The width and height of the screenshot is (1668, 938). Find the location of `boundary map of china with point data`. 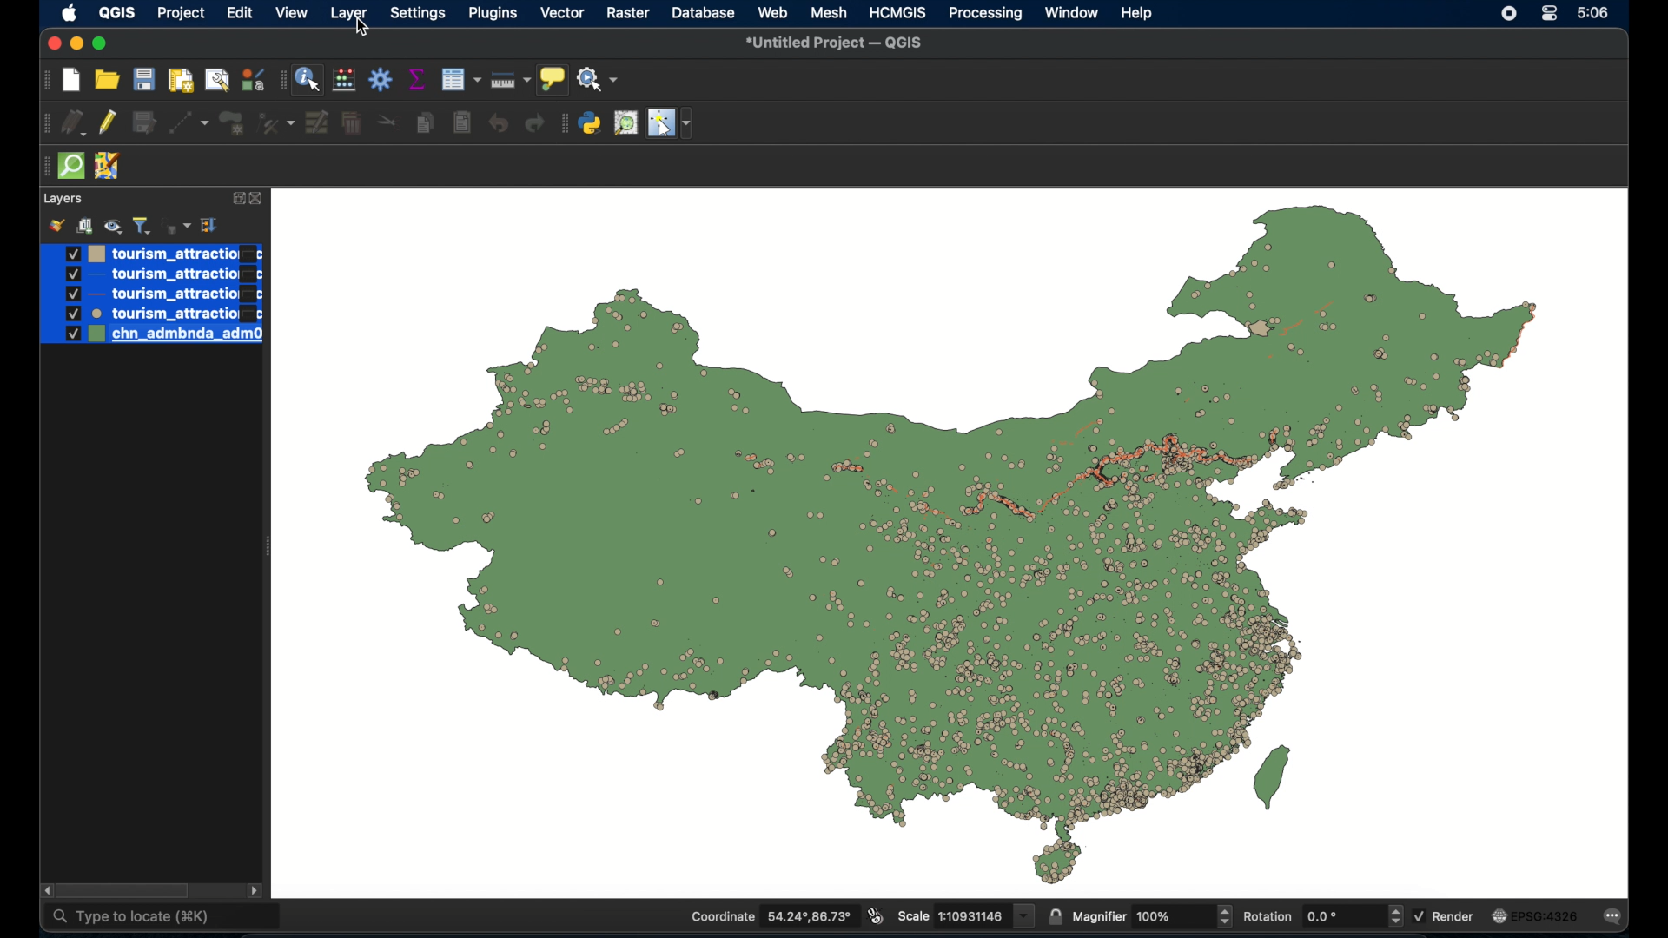

boundary map of china with point data is located at coordinates (940, 539).